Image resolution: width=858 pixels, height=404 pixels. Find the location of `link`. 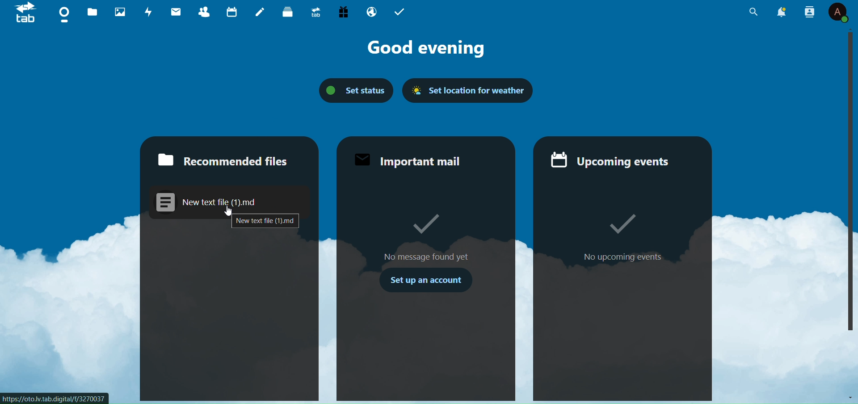

link is located at coordinates (55, 398).